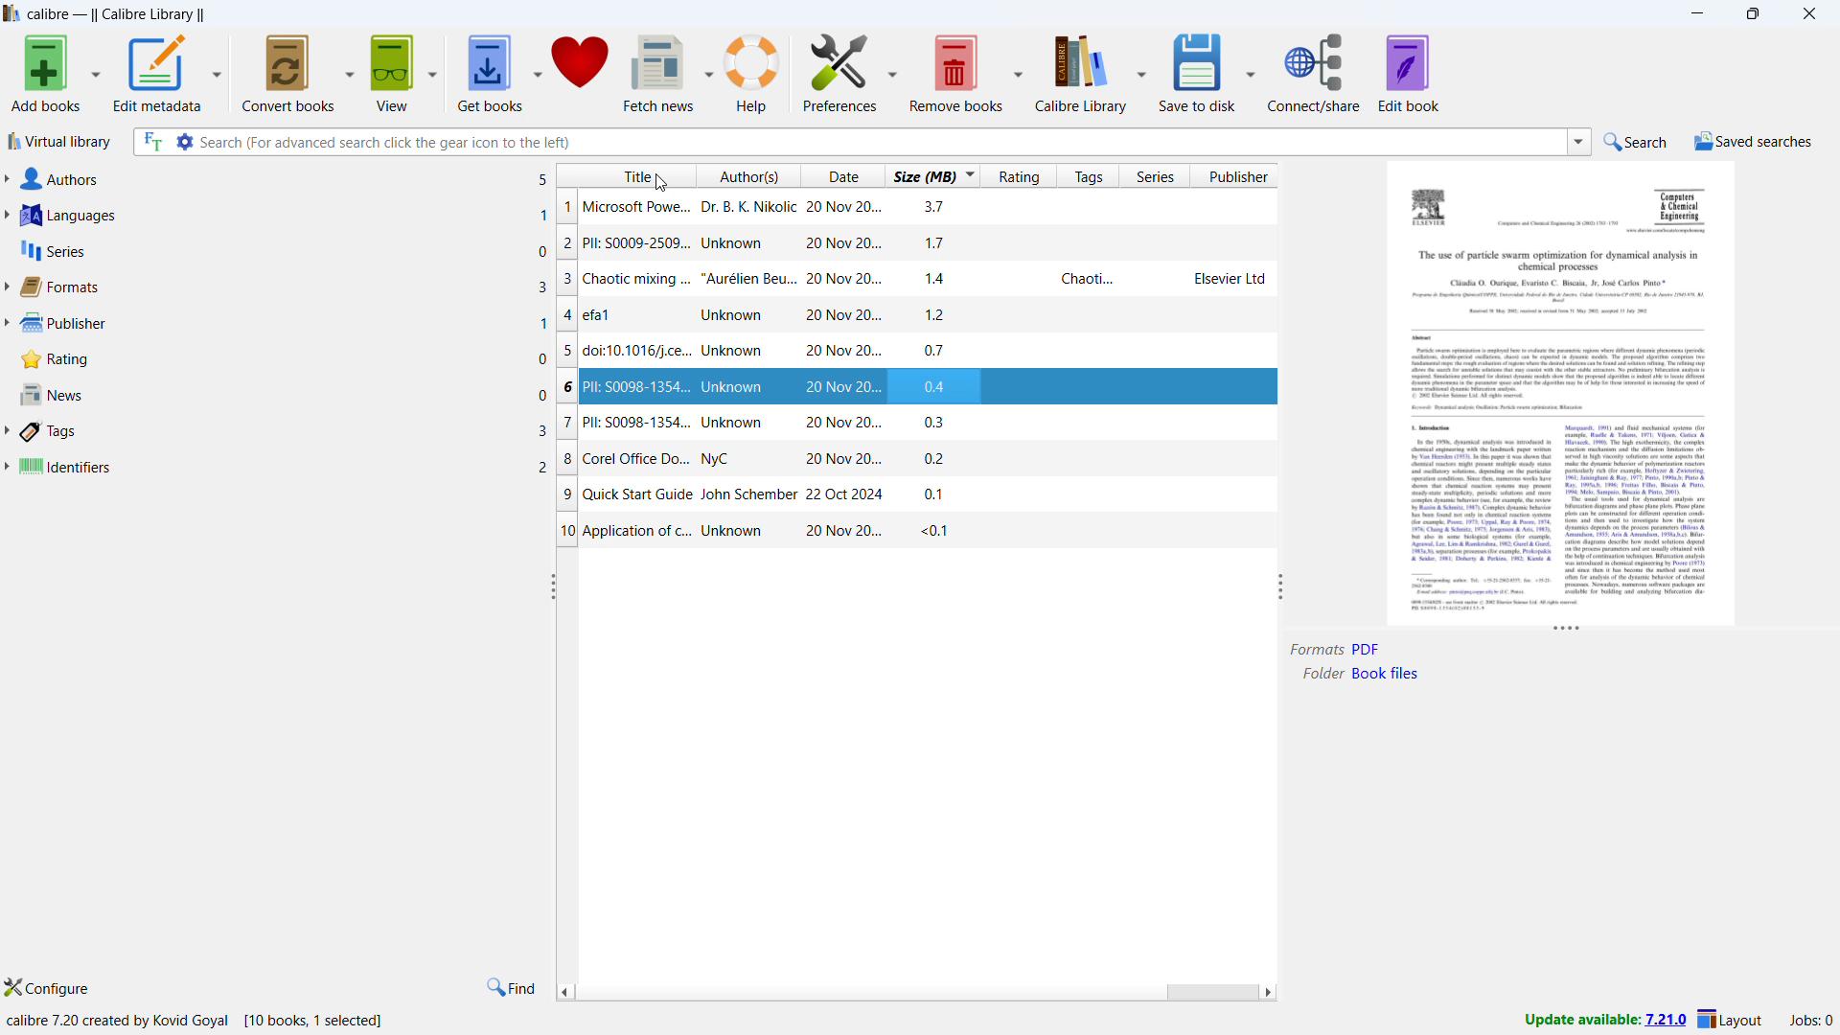  Describe the element at coordinates (286, 431) in the screenshot. I see `tags` at that location.